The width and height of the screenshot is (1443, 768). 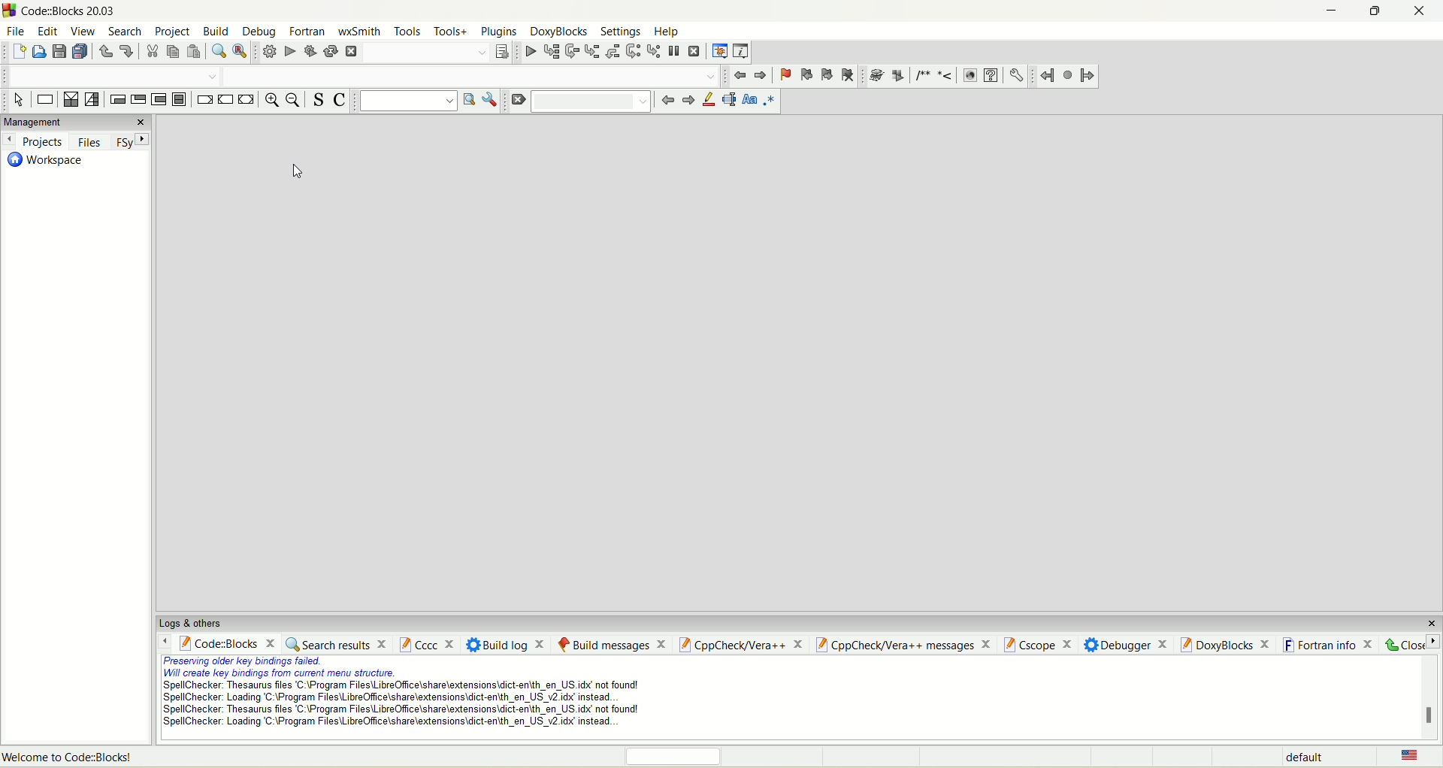 I want to click on jump back, so click(x=1045, y=77).